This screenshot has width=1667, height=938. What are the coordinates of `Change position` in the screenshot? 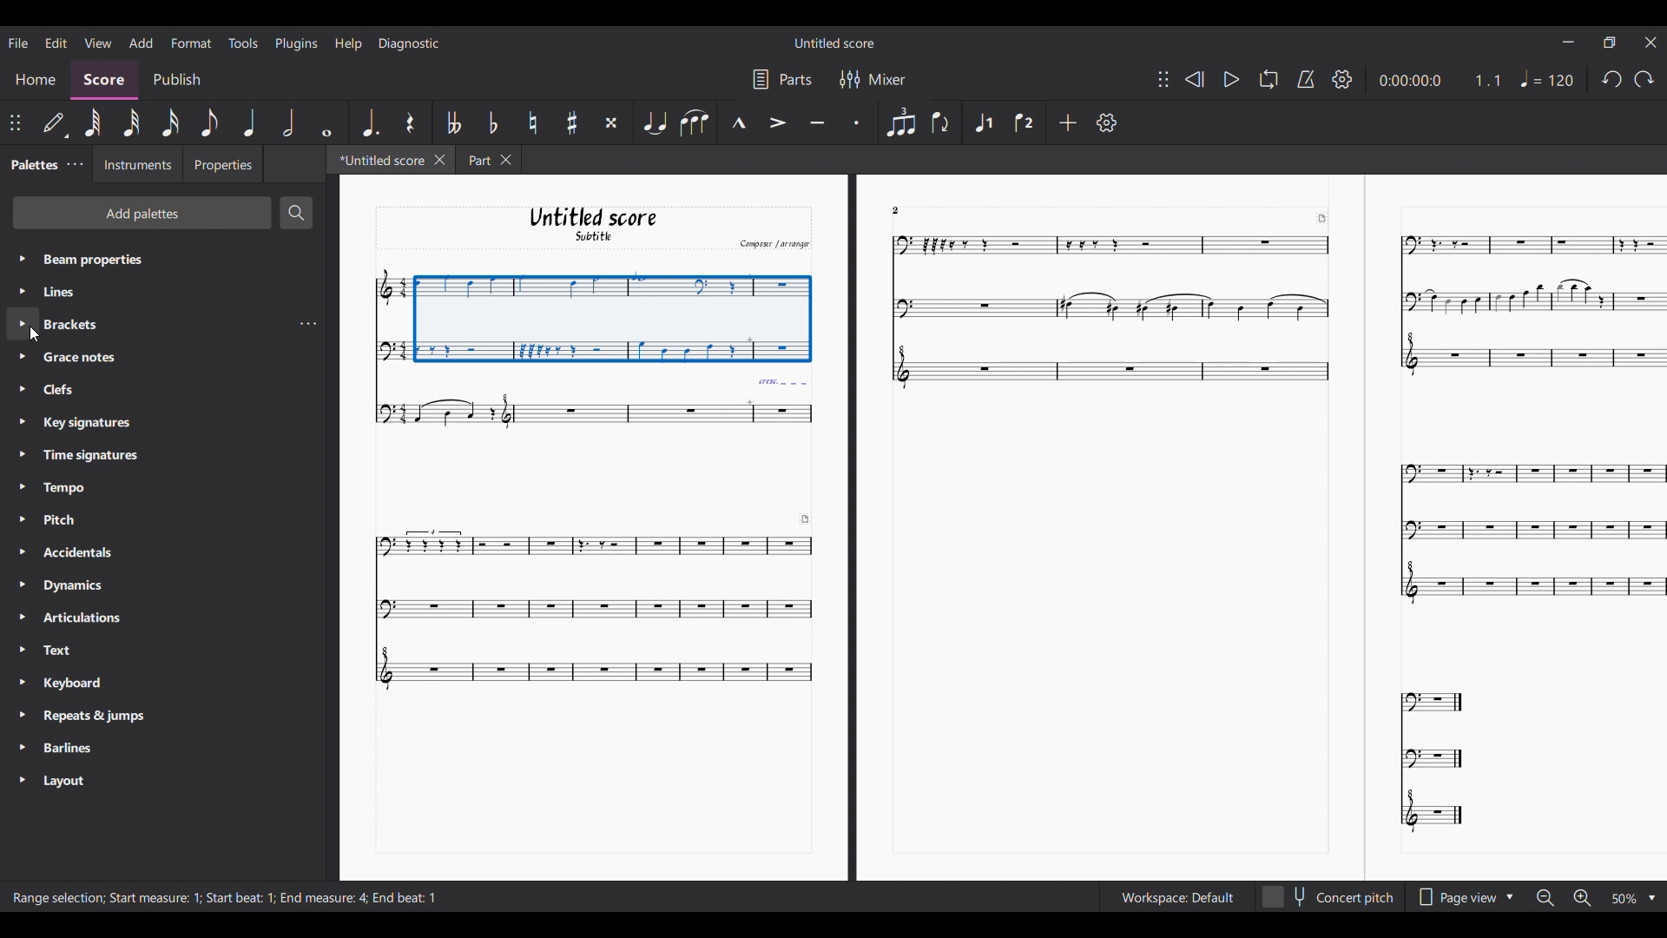 It's located at (1163, 78).